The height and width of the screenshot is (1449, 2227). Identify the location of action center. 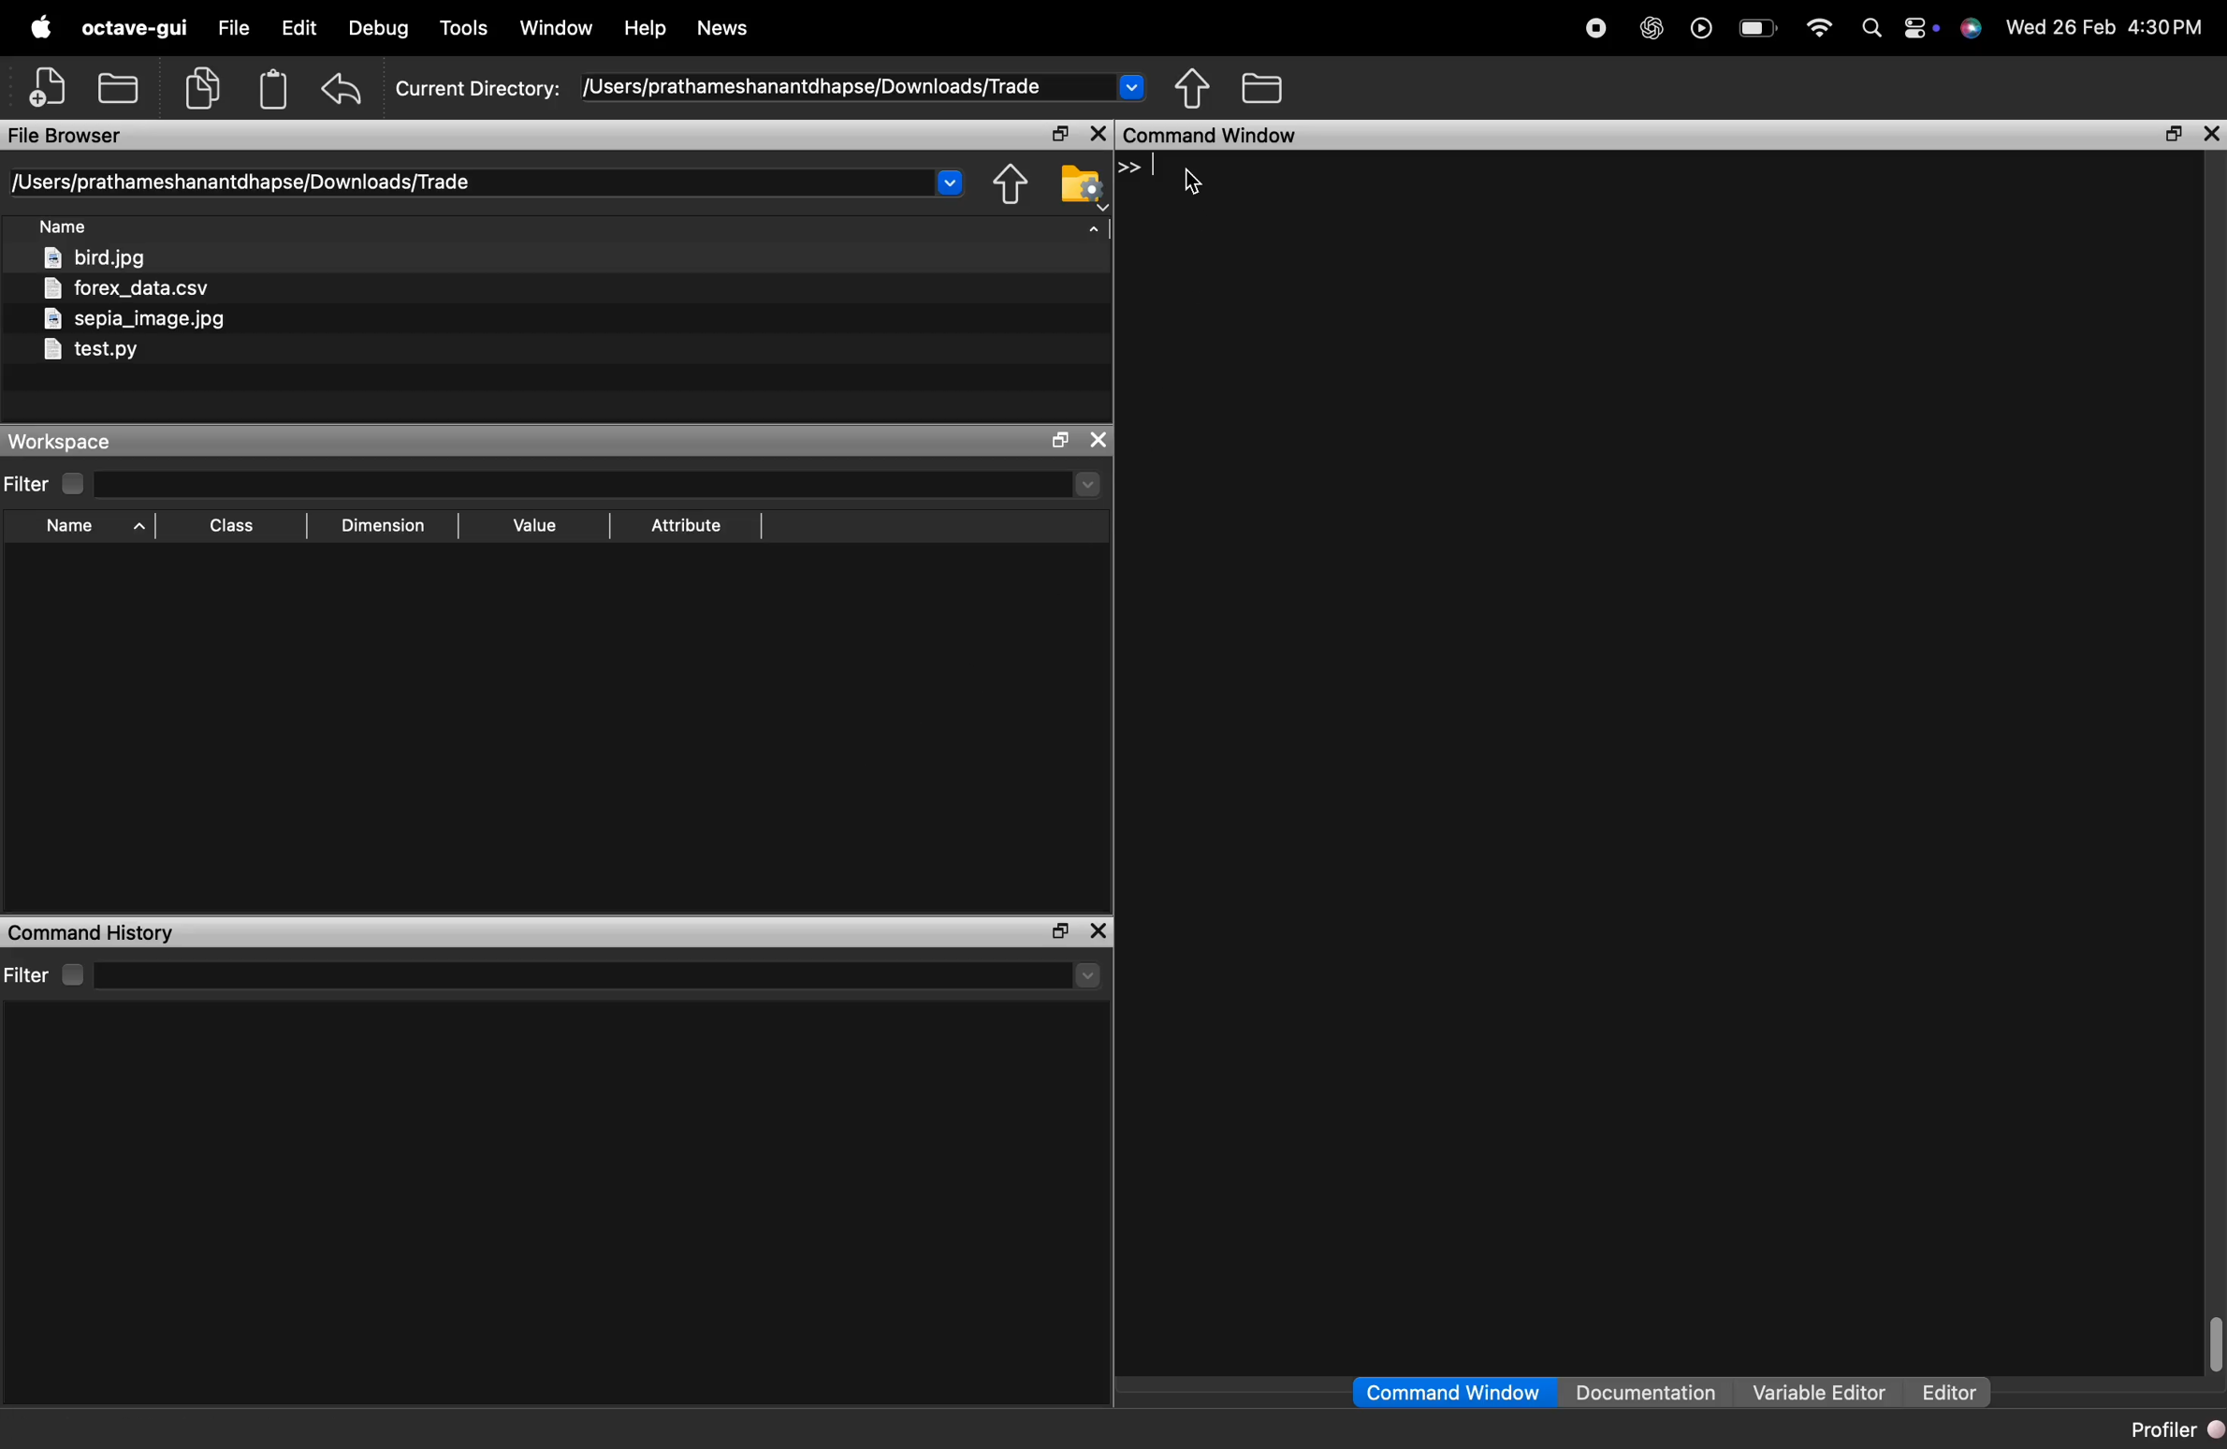
(1923, 27).